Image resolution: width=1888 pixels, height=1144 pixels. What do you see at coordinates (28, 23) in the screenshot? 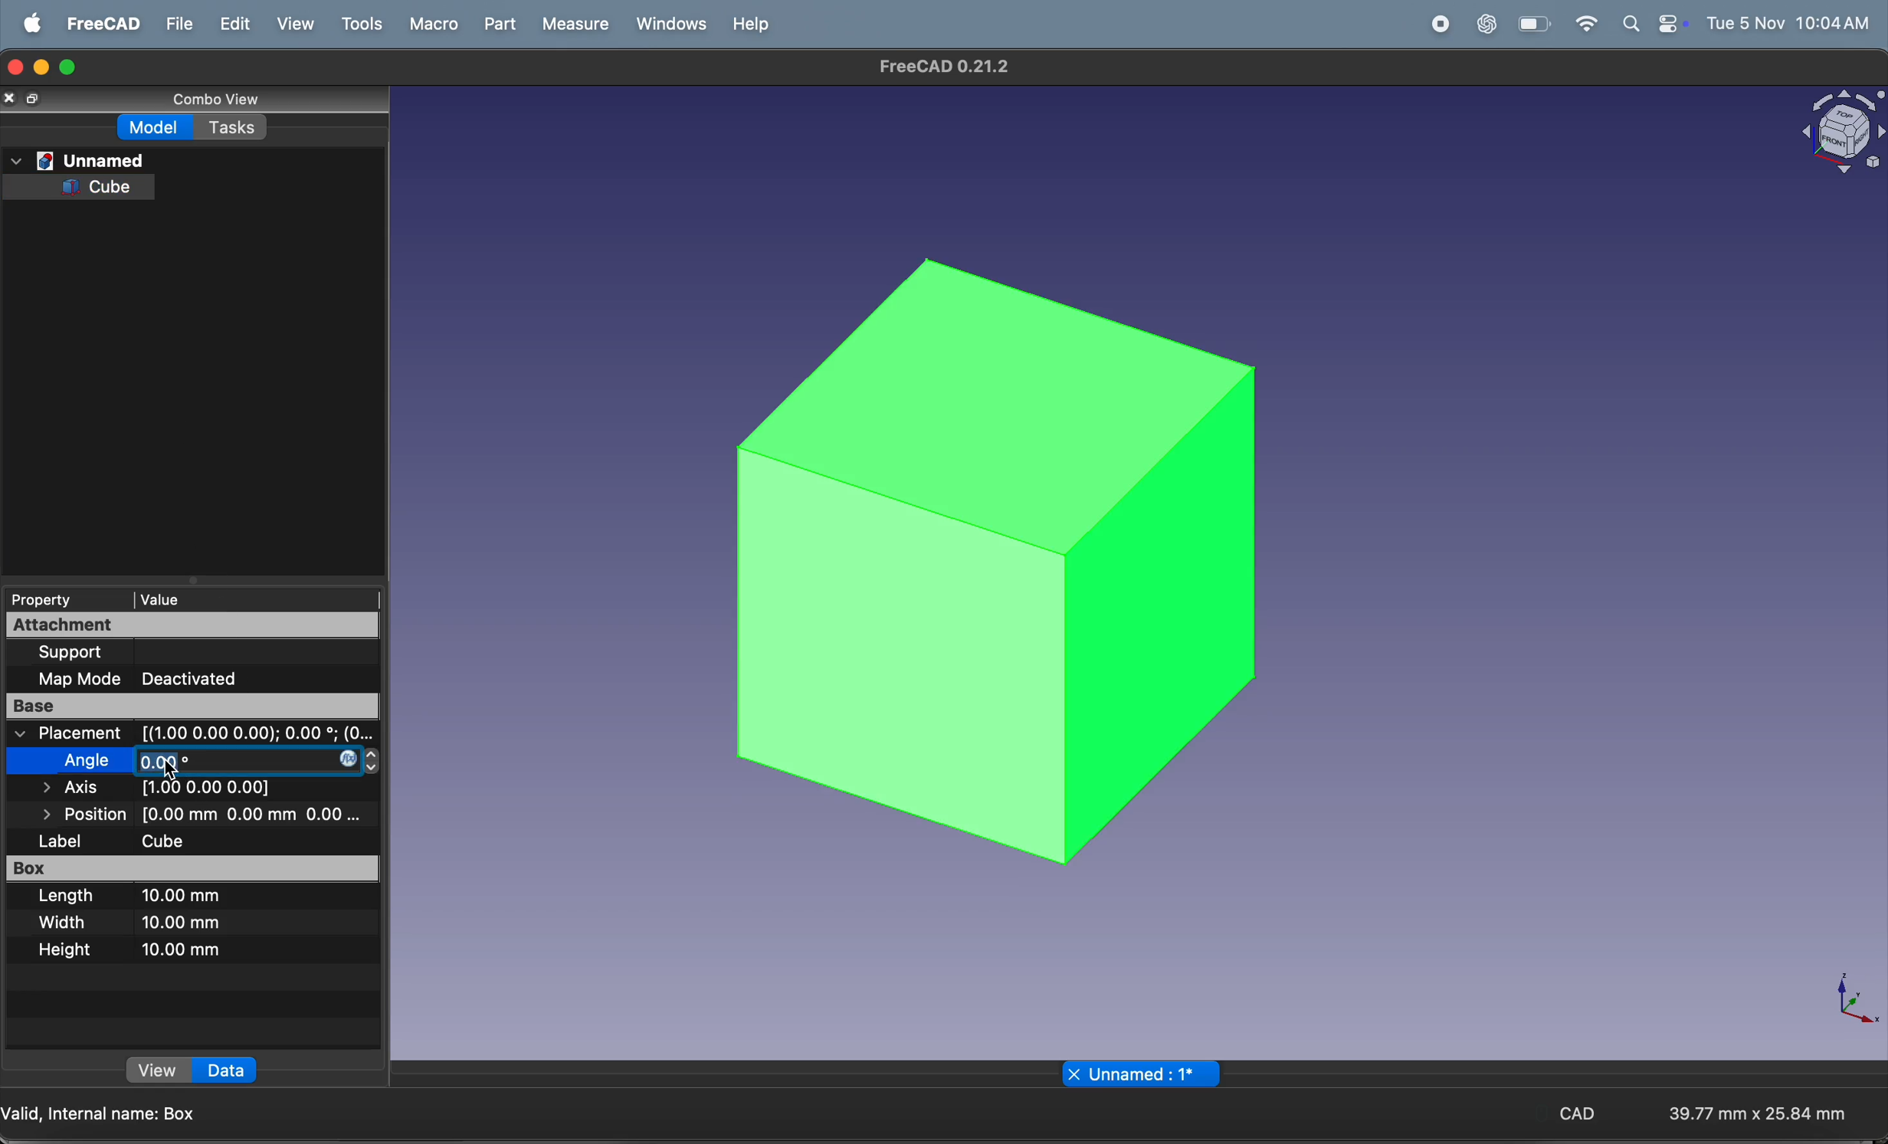
I see `apple` at bounding box center [28, 23].